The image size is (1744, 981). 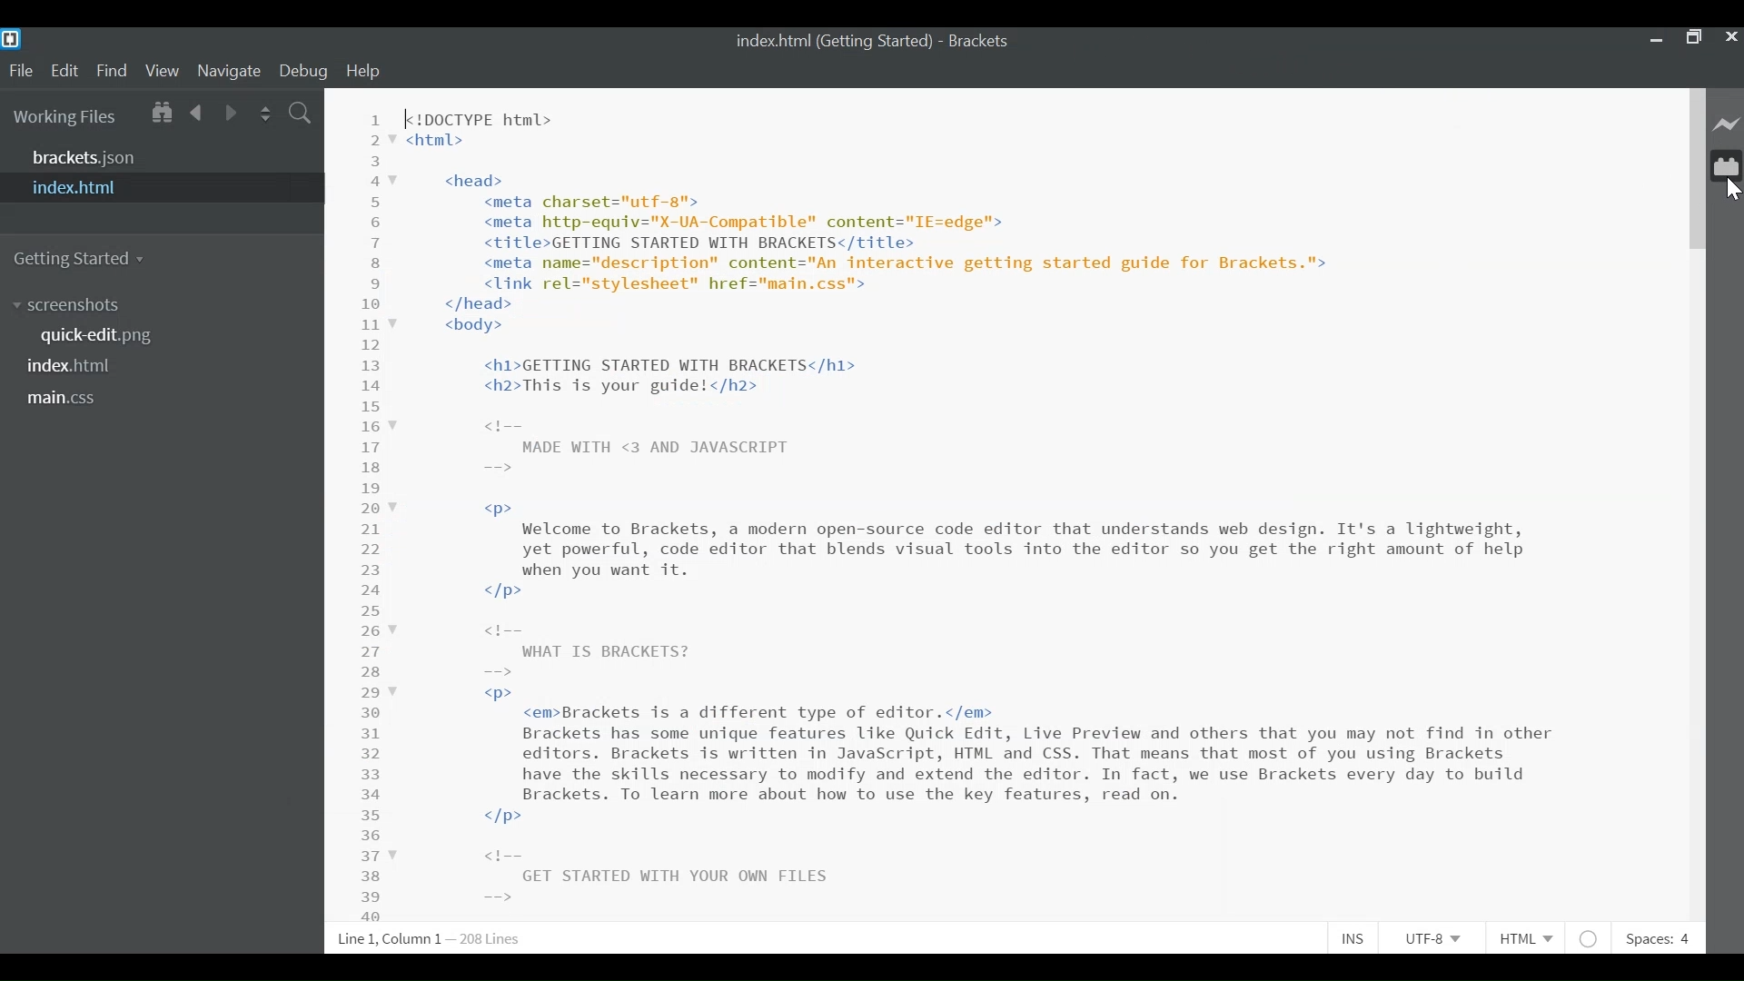 I want to click on Help, so click(x=363, y=72).